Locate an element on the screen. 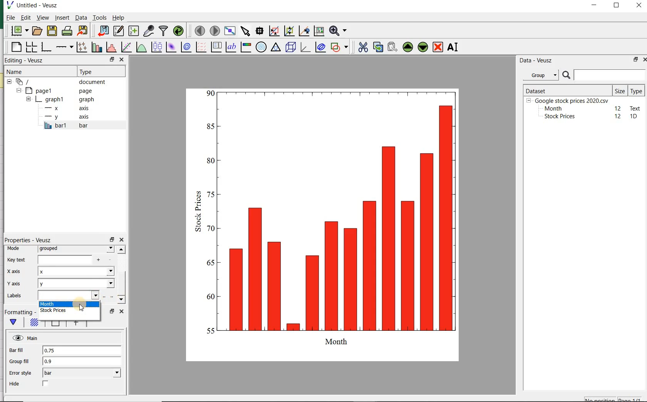 Image resolution: width=647 pixels, height=402 pixels. input field is located at coordinates (69, 295).